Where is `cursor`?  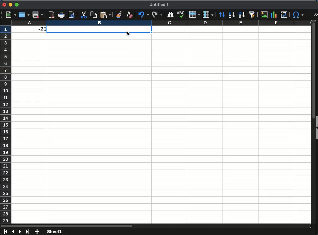
cursor is located at coordinates (129, 34).